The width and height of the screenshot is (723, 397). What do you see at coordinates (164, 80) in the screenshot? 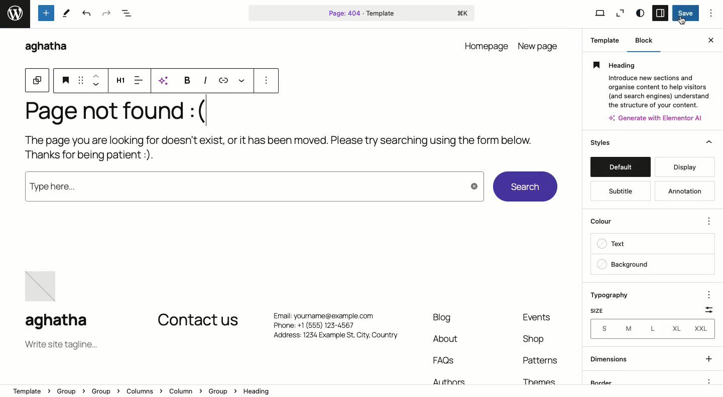
I see `AI` at bounding box center [164, 80].